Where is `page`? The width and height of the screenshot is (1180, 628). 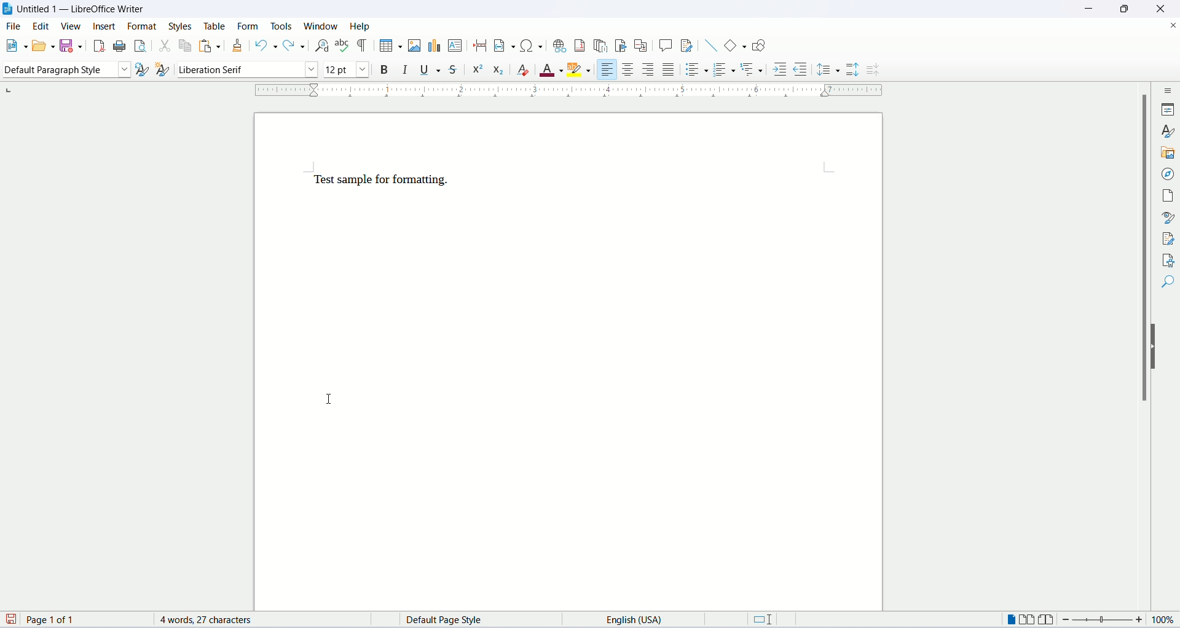 page is located at coordinates (1170, 195).